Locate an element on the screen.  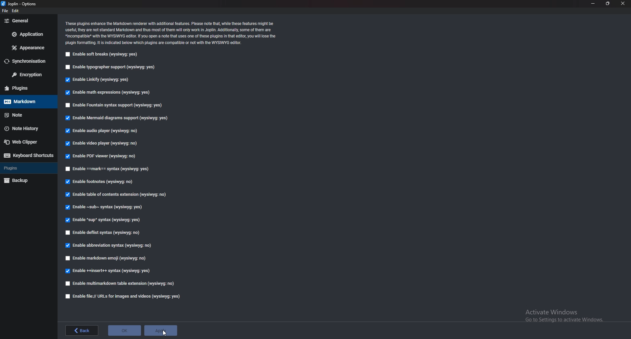
Encryption is located at coordinates (29, 75).